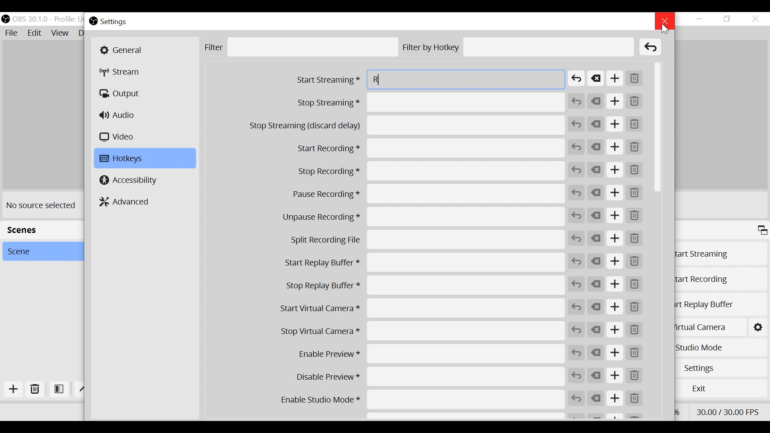  Describe the element at coordinates (634, 125) in the screenshot. I see `Remove` at that location.